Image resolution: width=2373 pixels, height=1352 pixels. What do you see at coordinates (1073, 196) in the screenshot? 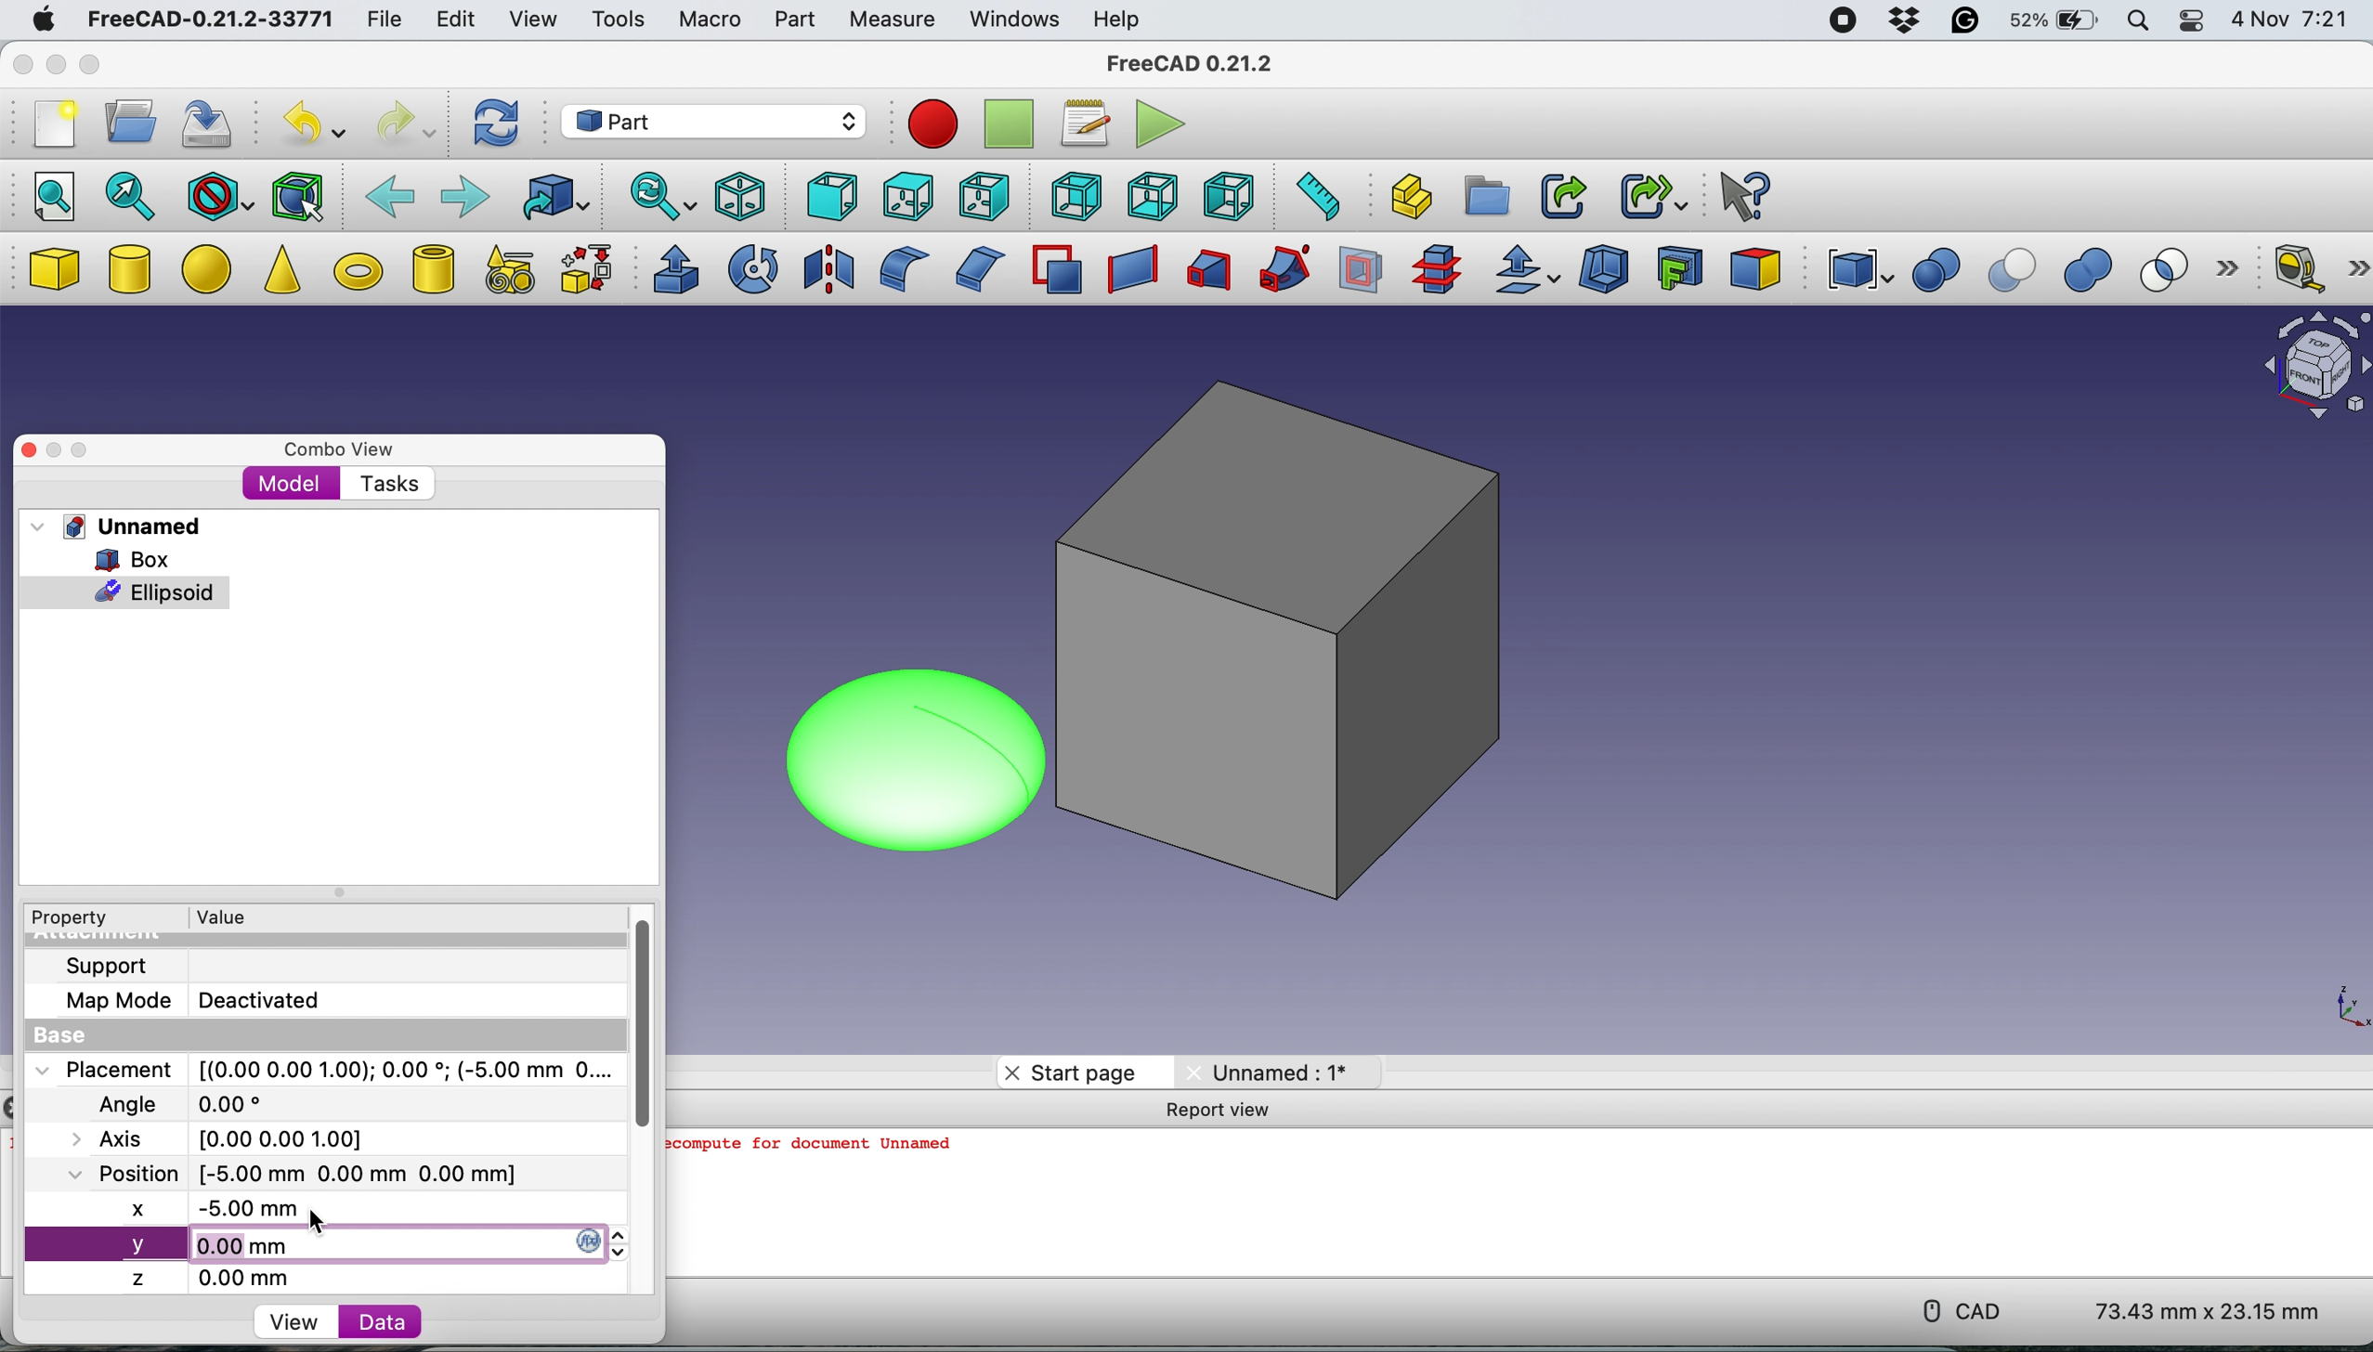
I see `rear` at bounding box center [1073, 196].